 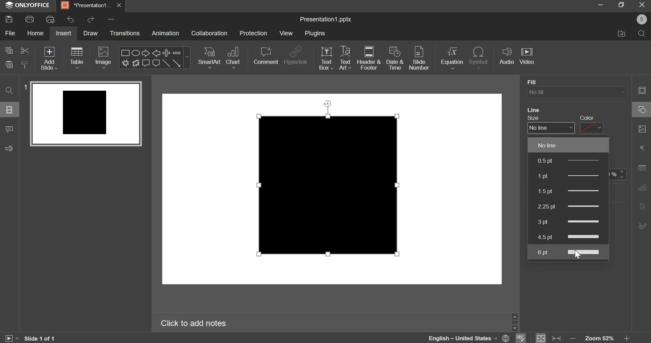 I want to click on S Profile, so click(x=641, y=19).